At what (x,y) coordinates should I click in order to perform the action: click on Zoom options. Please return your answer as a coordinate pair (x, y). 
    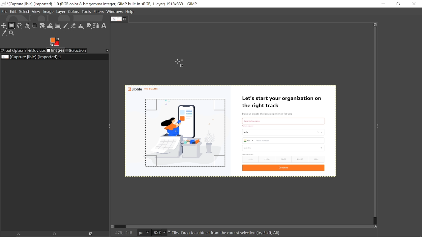
    Looking at the image, I should click on (165, 233).